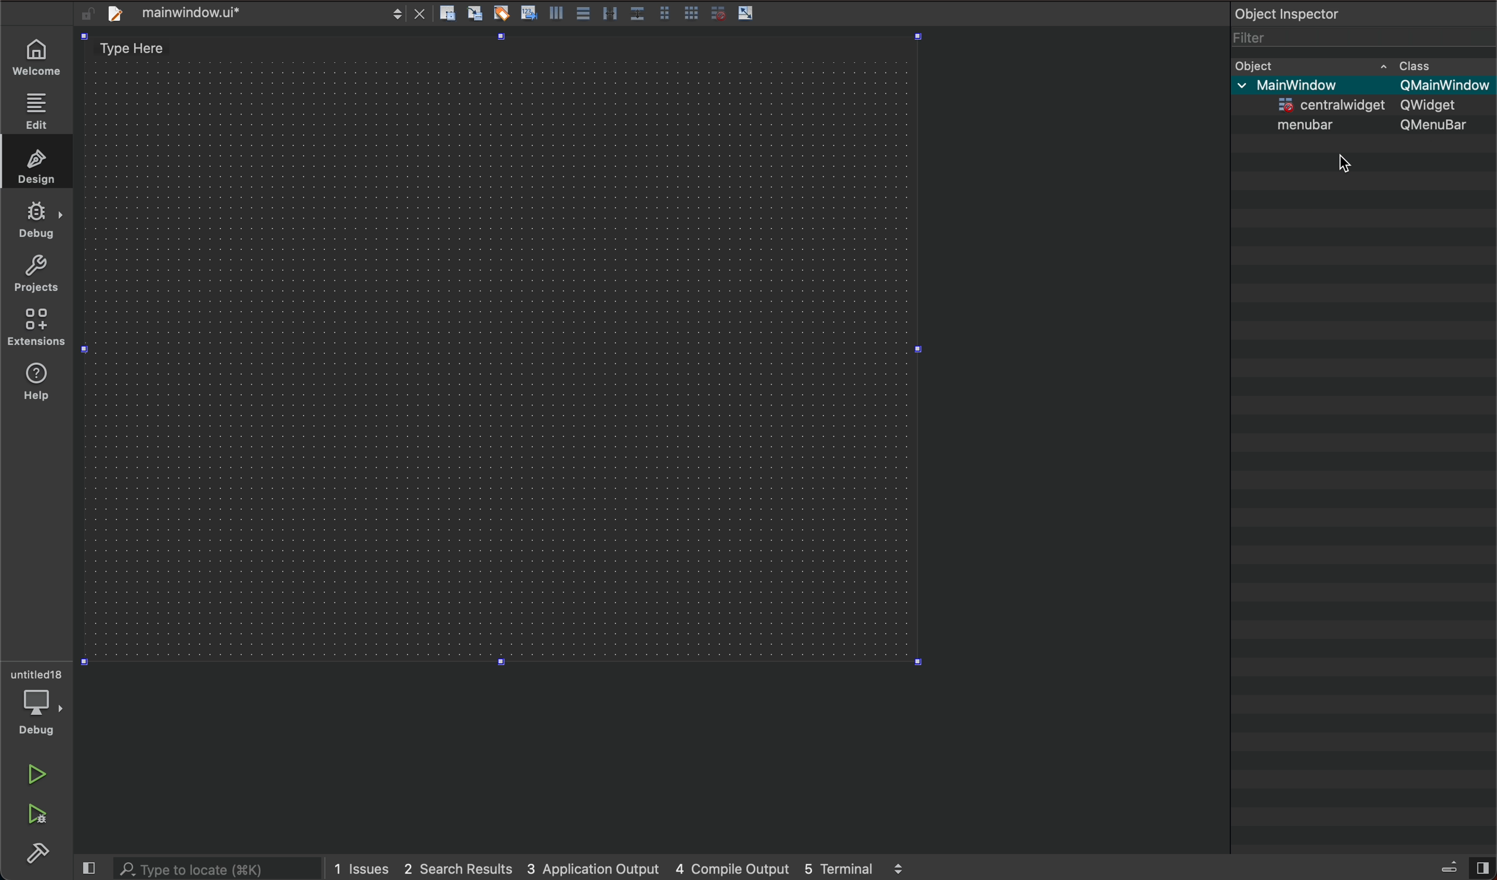 Image resolution: width=1497 pixels, height=880 pixels. I want to click on design, so click(35, 169).